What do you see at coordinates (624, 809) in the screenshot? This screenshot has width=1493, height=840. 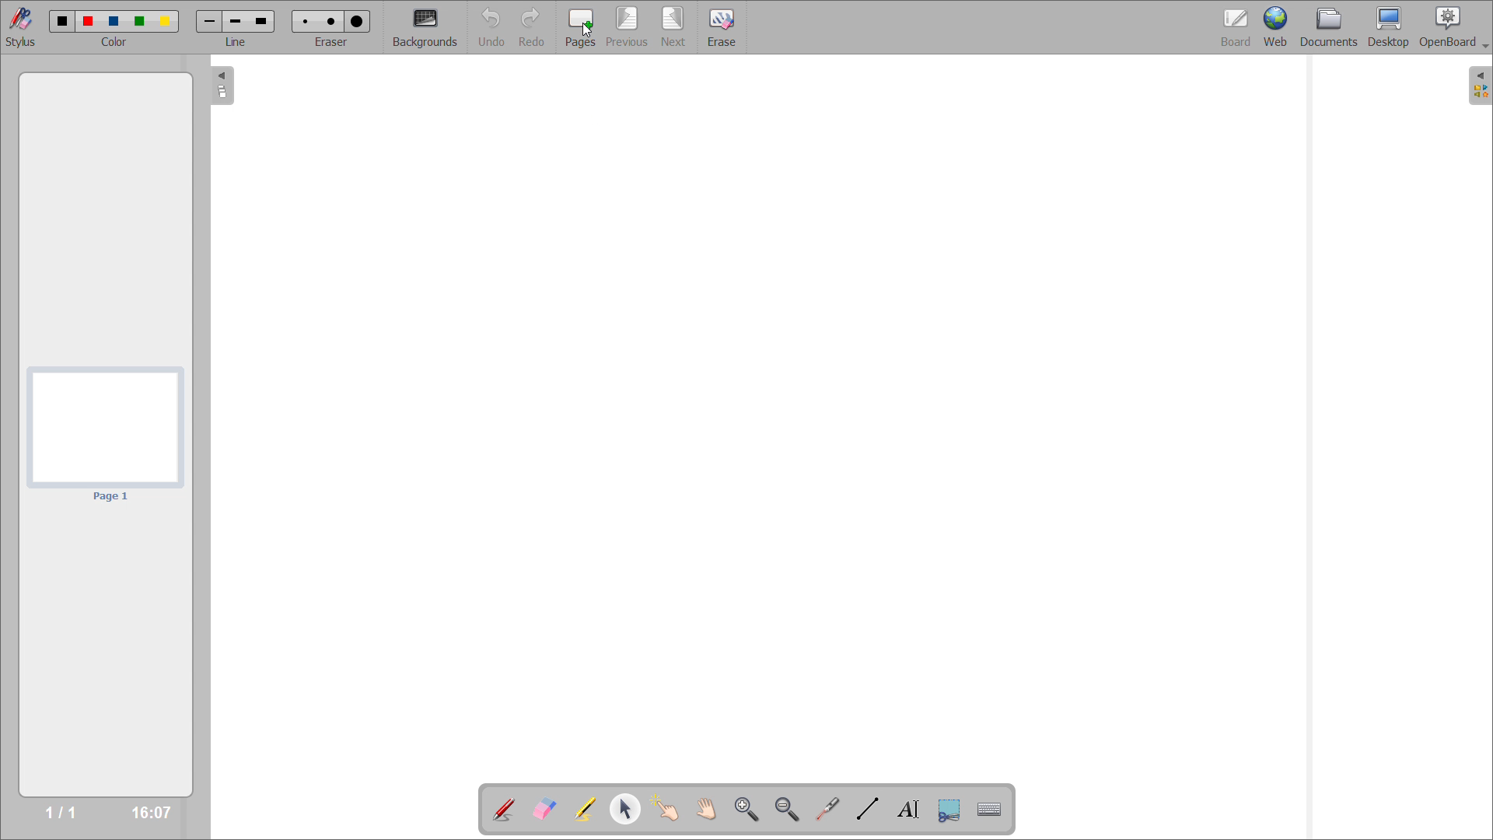 I see `select and modify objects` at bounding box center [624, 809].